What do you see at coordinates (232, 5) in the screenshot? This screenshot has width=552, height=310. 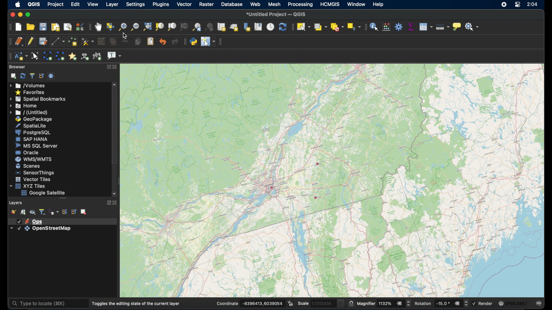 I see `database` at bounding box center [232, 5].